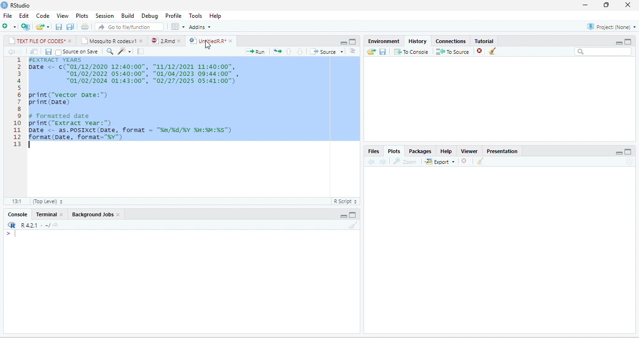  Describe the element at coordinates (48, 51) in the screenshot. I see `save` at that location.